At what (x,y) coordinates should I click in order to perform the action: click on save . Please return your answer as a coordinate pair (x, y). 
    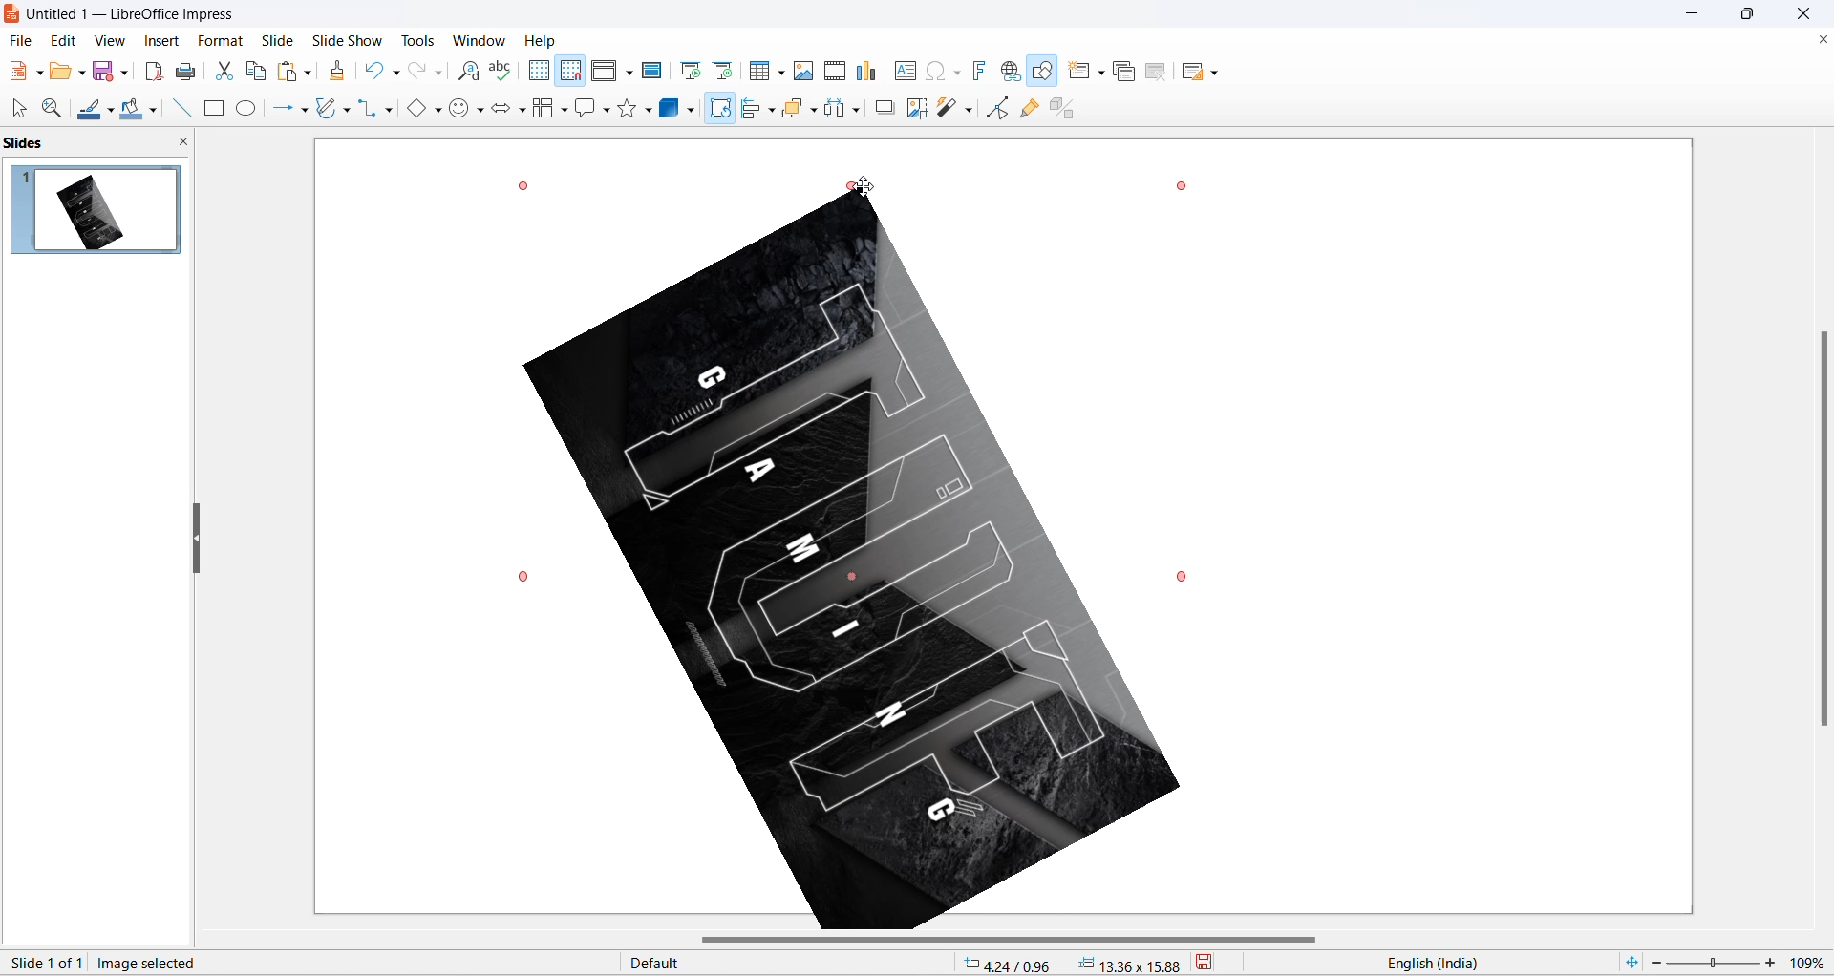
    Looking at the image, I should click on (104, 74).